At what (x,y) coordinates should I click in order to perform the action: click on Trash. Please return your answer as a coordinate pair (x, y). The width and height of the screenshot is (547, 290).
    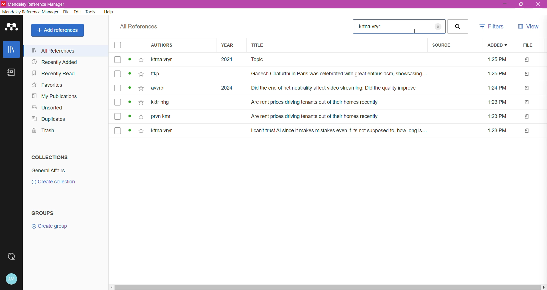
    Looking at the image, I should click on (43, 131).